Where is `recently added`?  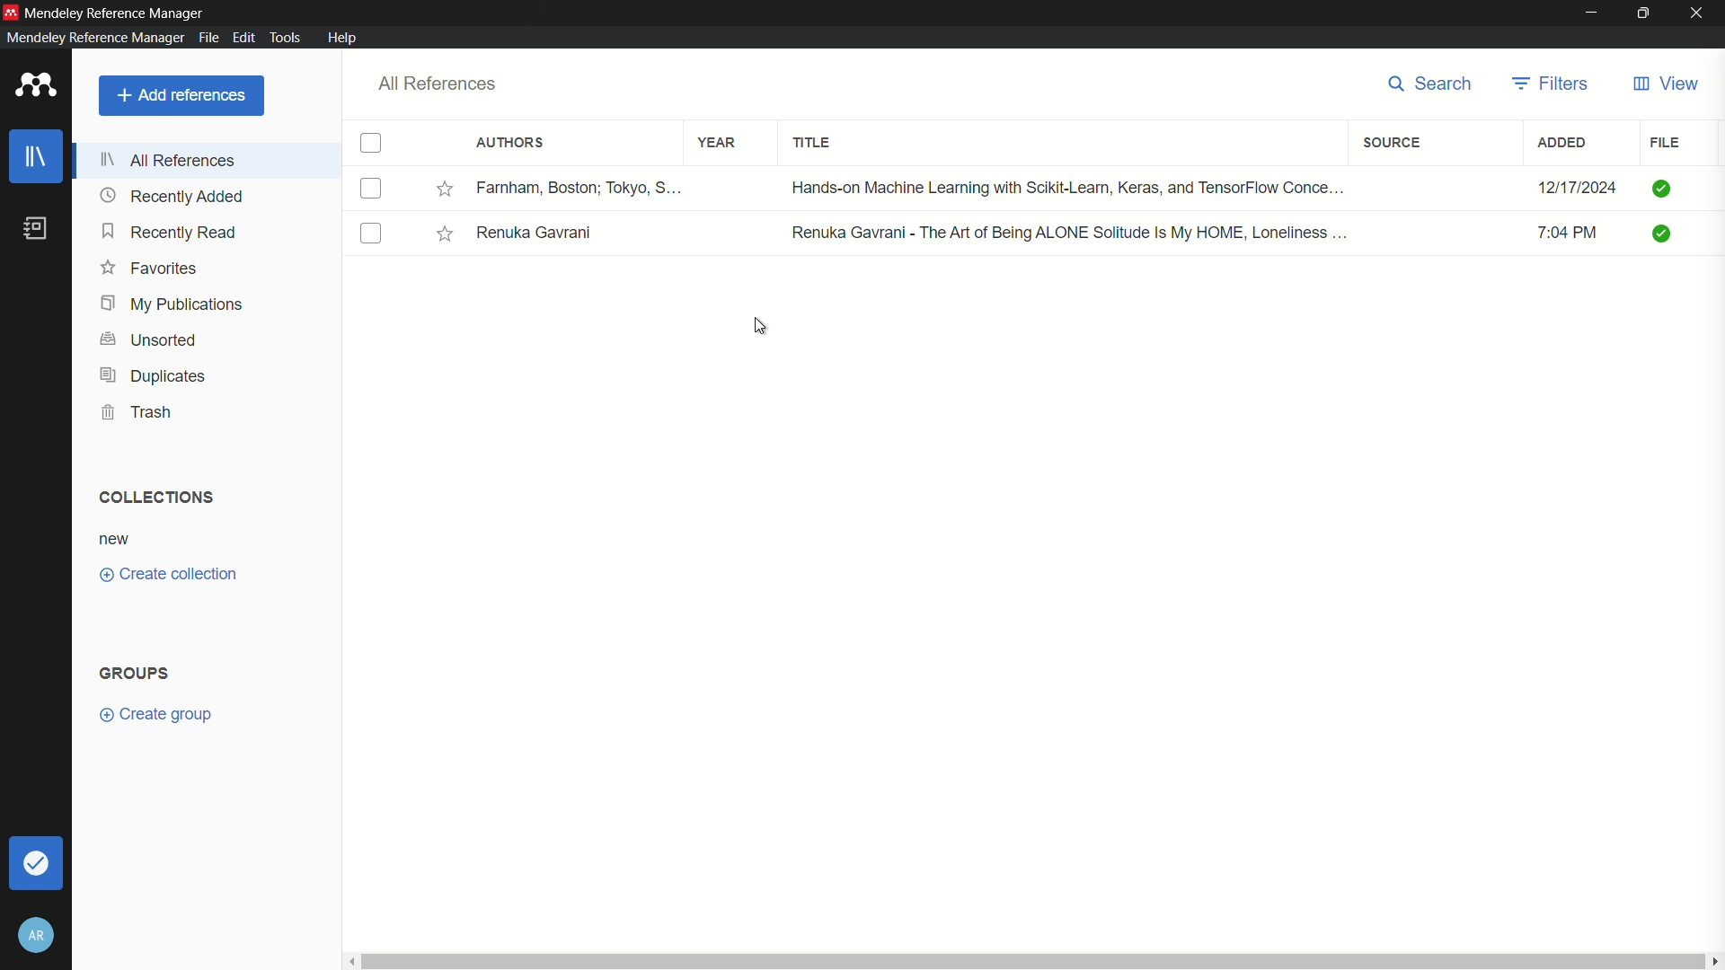 recently added is located at coordinates (169, 232).